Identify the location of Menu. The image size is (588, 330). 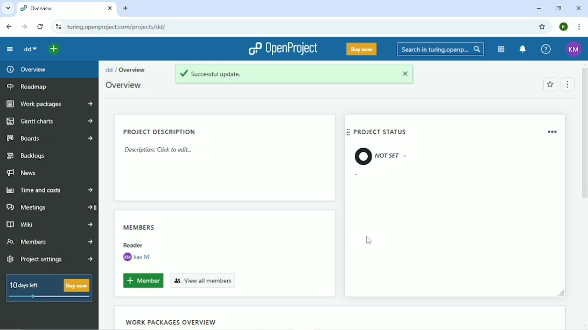
(566, 85).